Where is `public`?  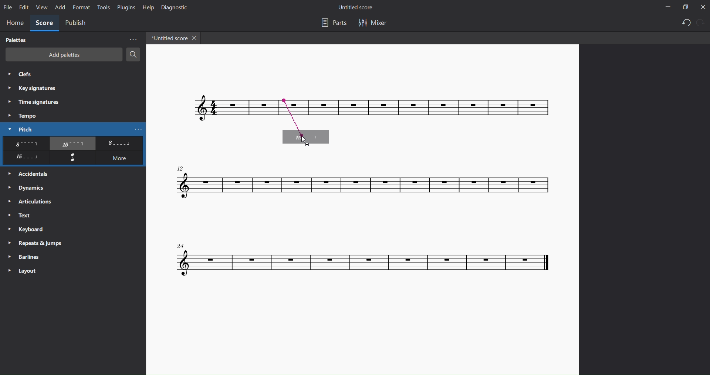
public is located at coordinates (78, 24).